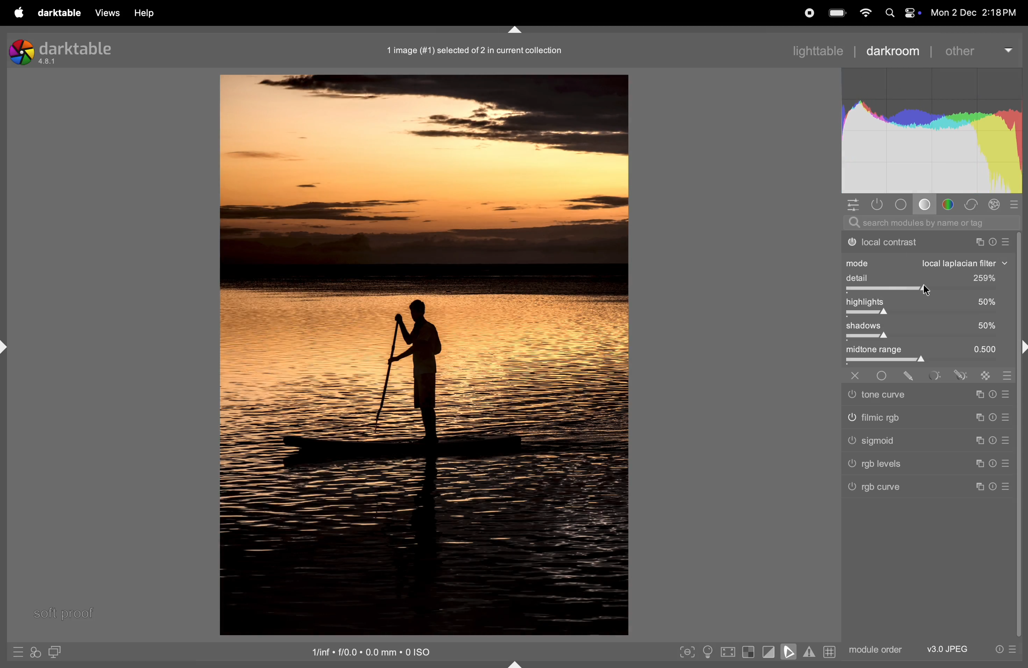 The image size is (1028, 668). I want to click on display second image, so click(55, 651).